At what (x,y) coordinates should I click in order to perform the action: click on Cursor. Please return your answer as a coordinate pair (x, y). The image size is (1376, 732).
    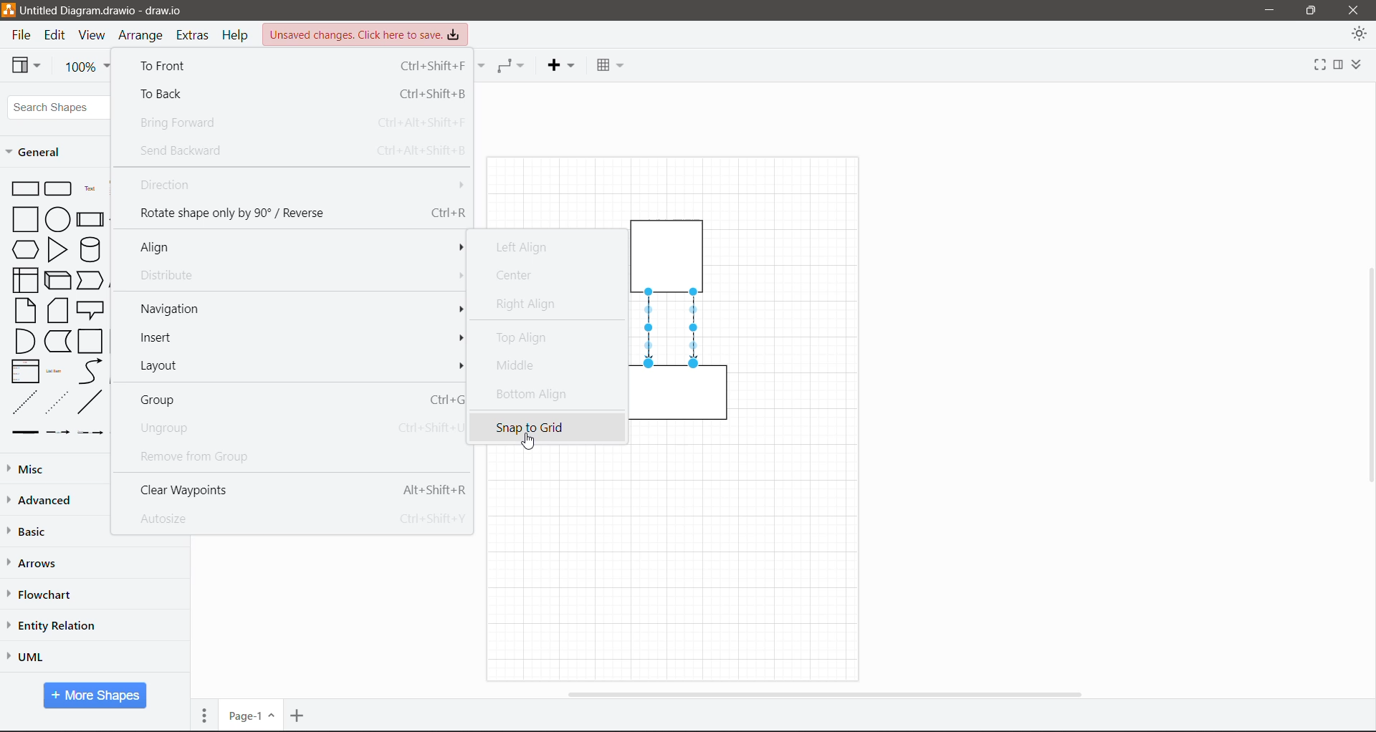
    Looking at the image, I should click on (529, 442).